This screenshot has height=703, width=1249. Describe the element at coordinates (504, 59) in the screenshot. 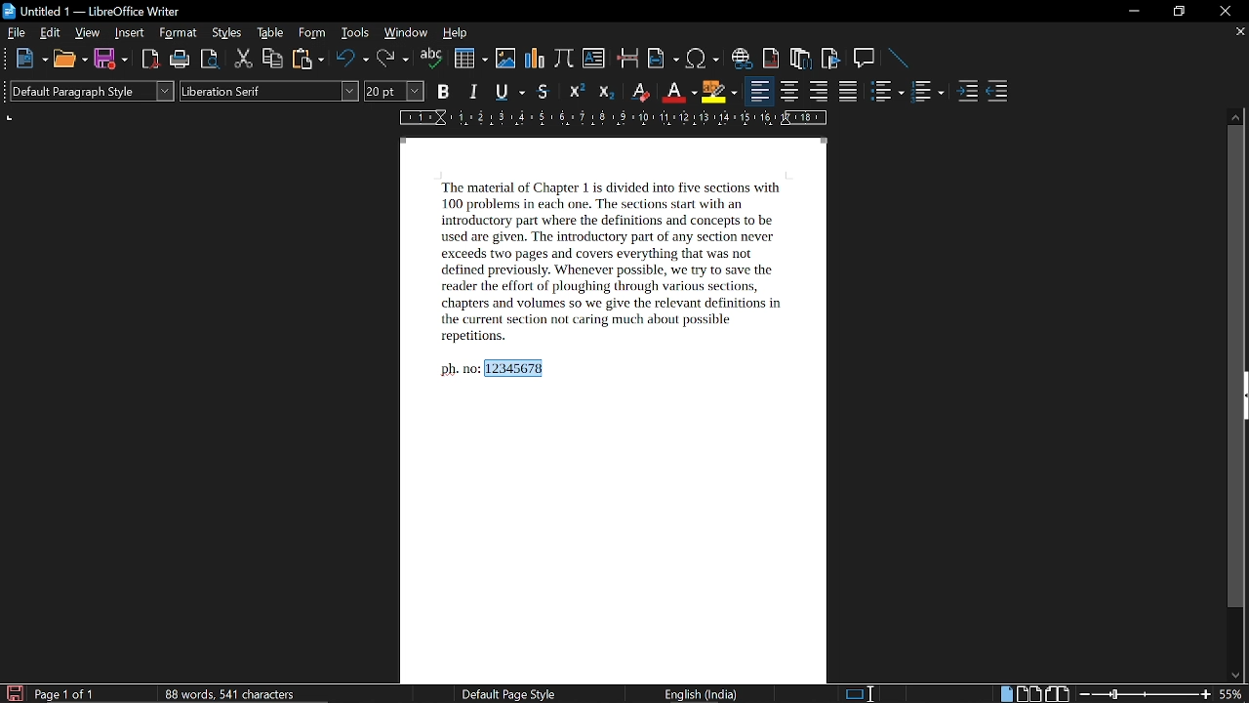

I see `insert image` at that location.